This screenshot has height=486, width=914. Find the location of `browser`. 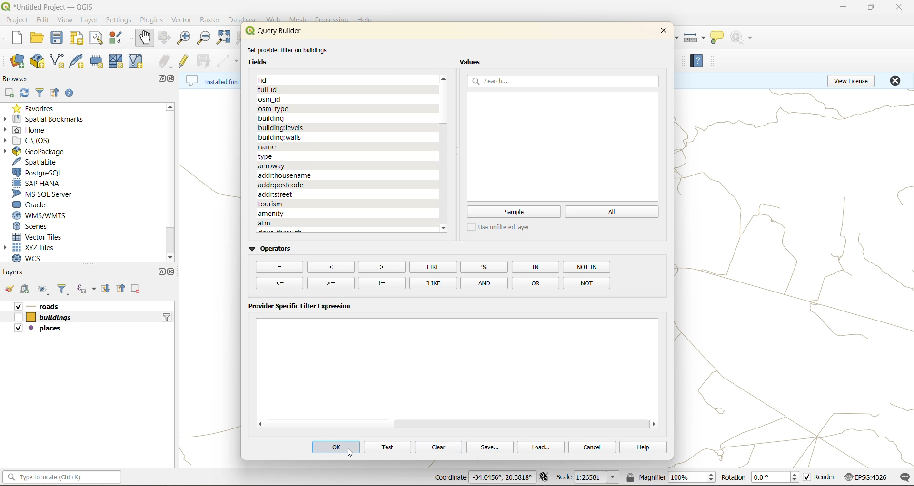

browser is located at coordinates (15, 78).